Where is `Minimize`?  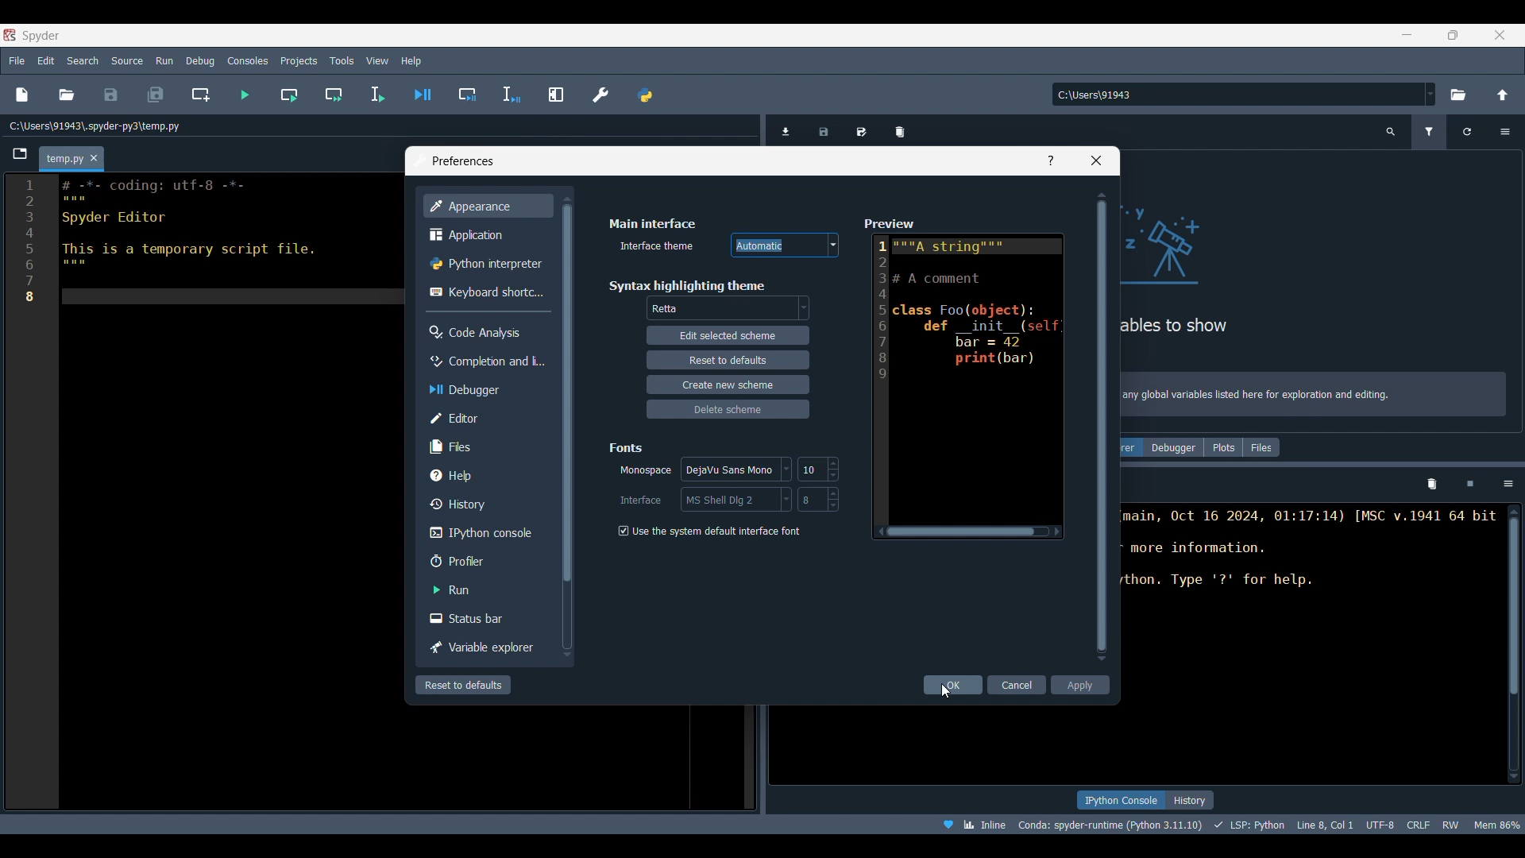
Minimize is located at coordinates (1413, 37).